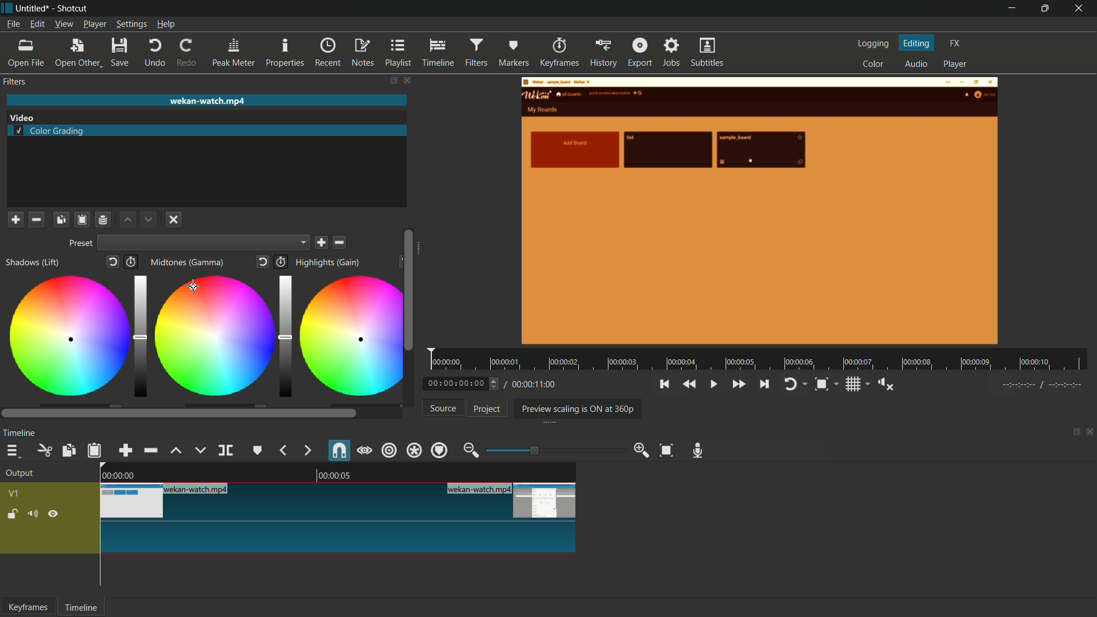  I want to click on timeline menu, so click(15, 451).